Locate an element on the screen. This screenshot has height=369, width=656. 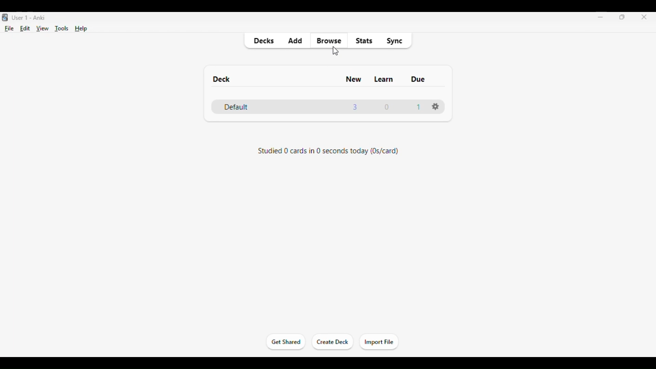
minimize is located at coordinates (601, 17).